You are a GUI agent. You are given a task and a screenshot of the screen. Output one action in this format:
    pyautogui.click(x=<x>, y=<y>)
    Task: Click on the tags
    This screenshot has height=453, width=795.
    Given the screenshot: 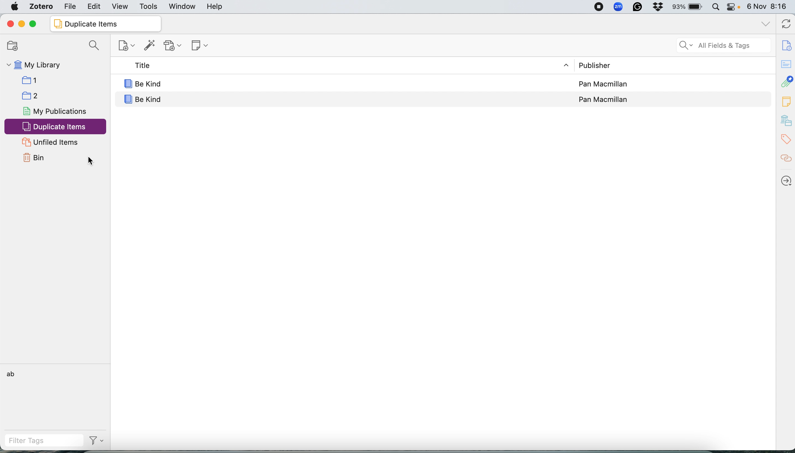 What is the action you would take?
    pyautogui.click(x=786, y=140)
    